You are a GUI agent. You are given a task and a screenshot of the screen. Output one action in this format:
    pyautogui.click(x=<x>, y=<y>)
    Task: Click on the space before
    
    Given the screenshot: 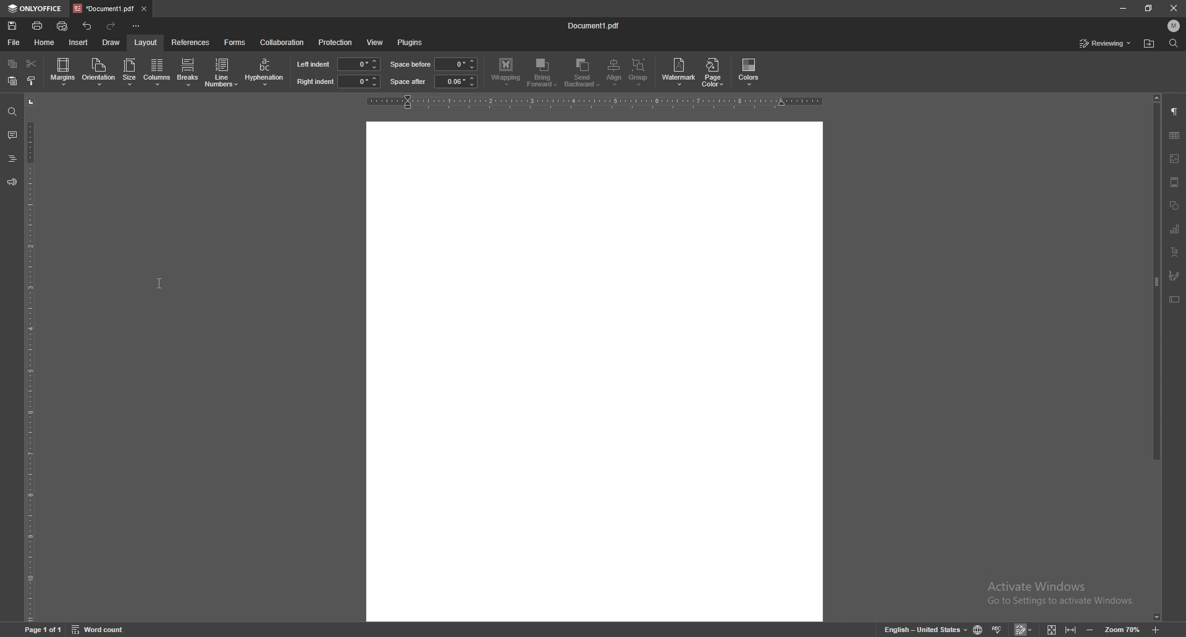 What is the action you would take?
    pyautogui.click(x=411, y=64)
    